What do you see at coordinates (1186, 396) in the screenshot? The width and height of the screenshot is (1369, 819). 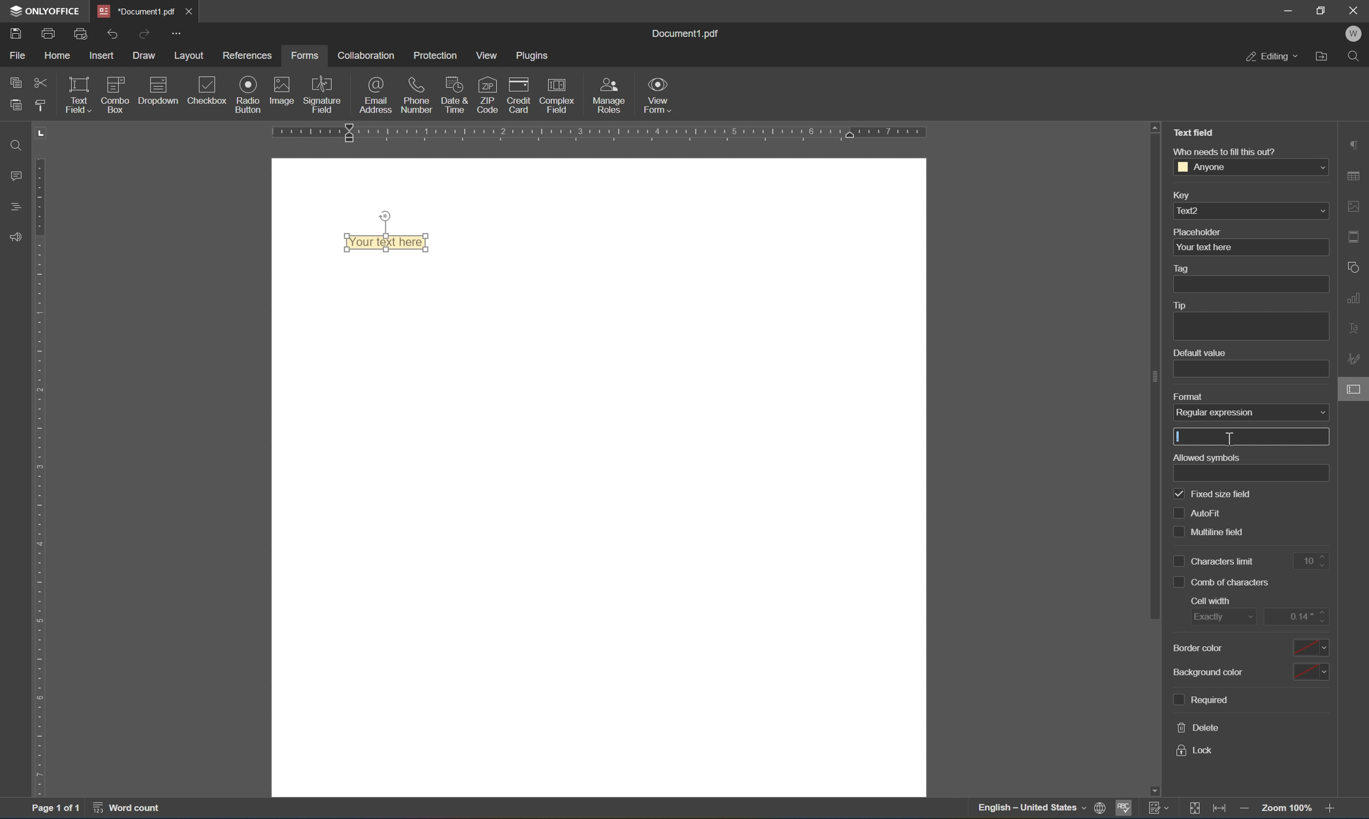 I see `format` at bounding box center [1186, 396].